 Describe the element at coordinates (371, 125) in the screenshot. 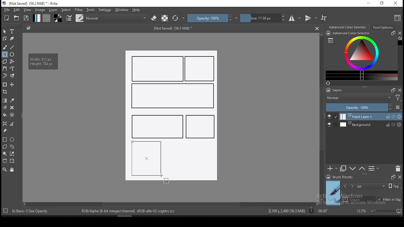

I see `layer` at that location.